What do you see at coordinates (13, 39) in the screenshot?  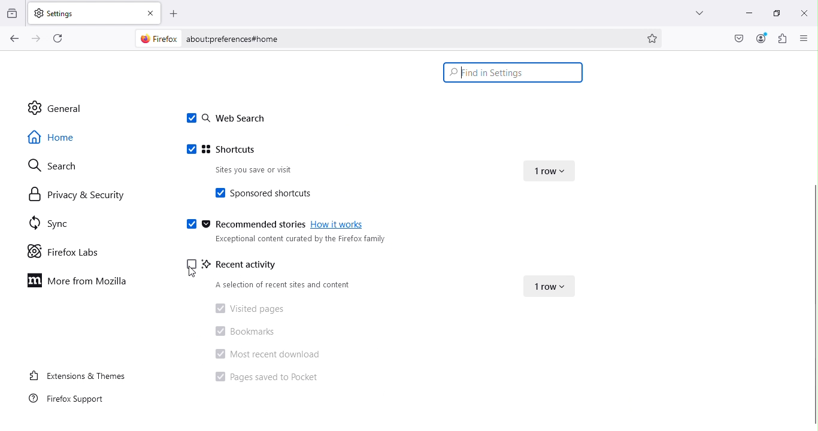 I see `Go back one page` at bounding box center [13, 39].